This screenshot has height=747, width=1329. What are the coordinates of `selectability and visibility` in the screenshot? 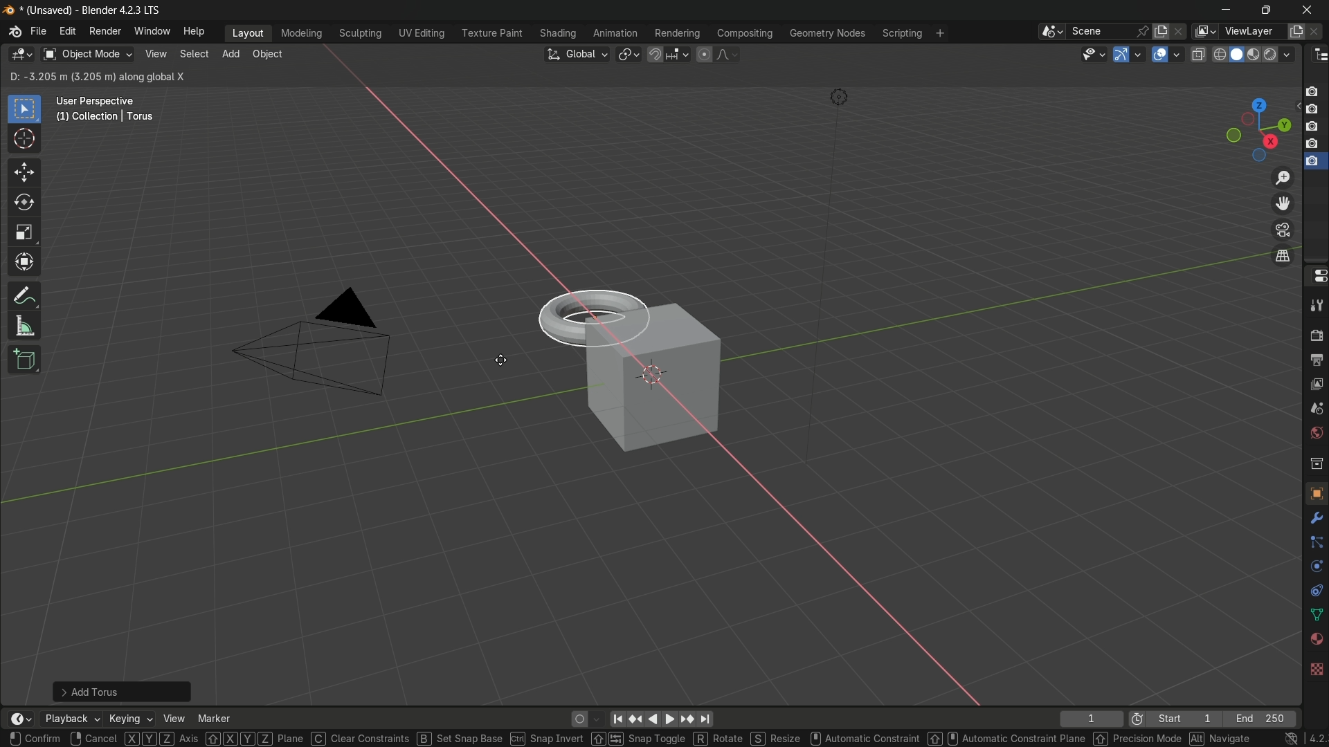 It's located at (1094, 54).